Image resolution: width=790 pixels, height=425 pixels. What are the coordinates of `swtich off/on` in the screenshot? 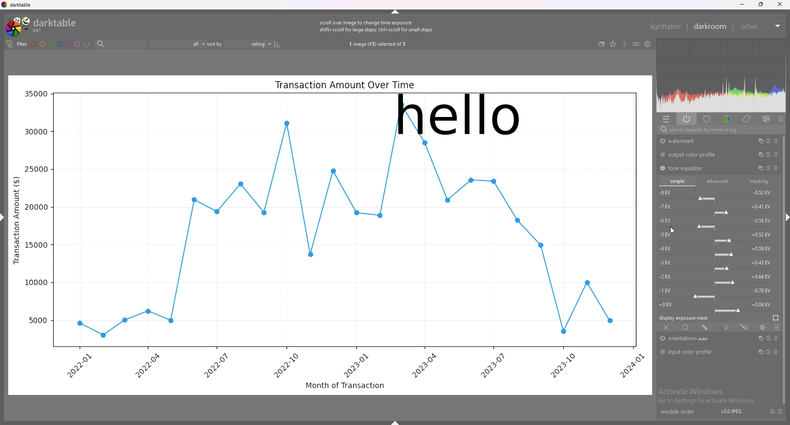 It's located at (662, 141).